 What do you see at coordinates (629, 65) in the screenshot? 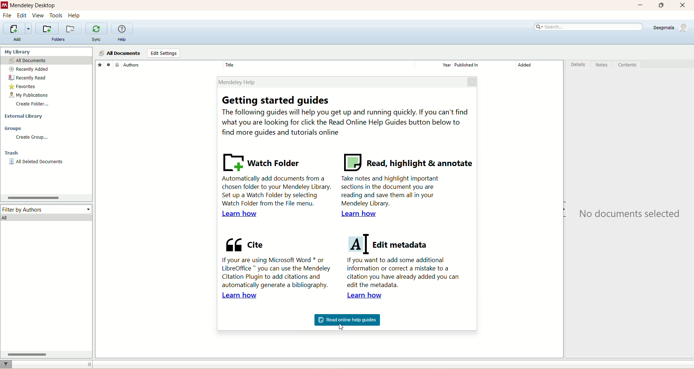
I see `contents` at bounding box center [629, 65].